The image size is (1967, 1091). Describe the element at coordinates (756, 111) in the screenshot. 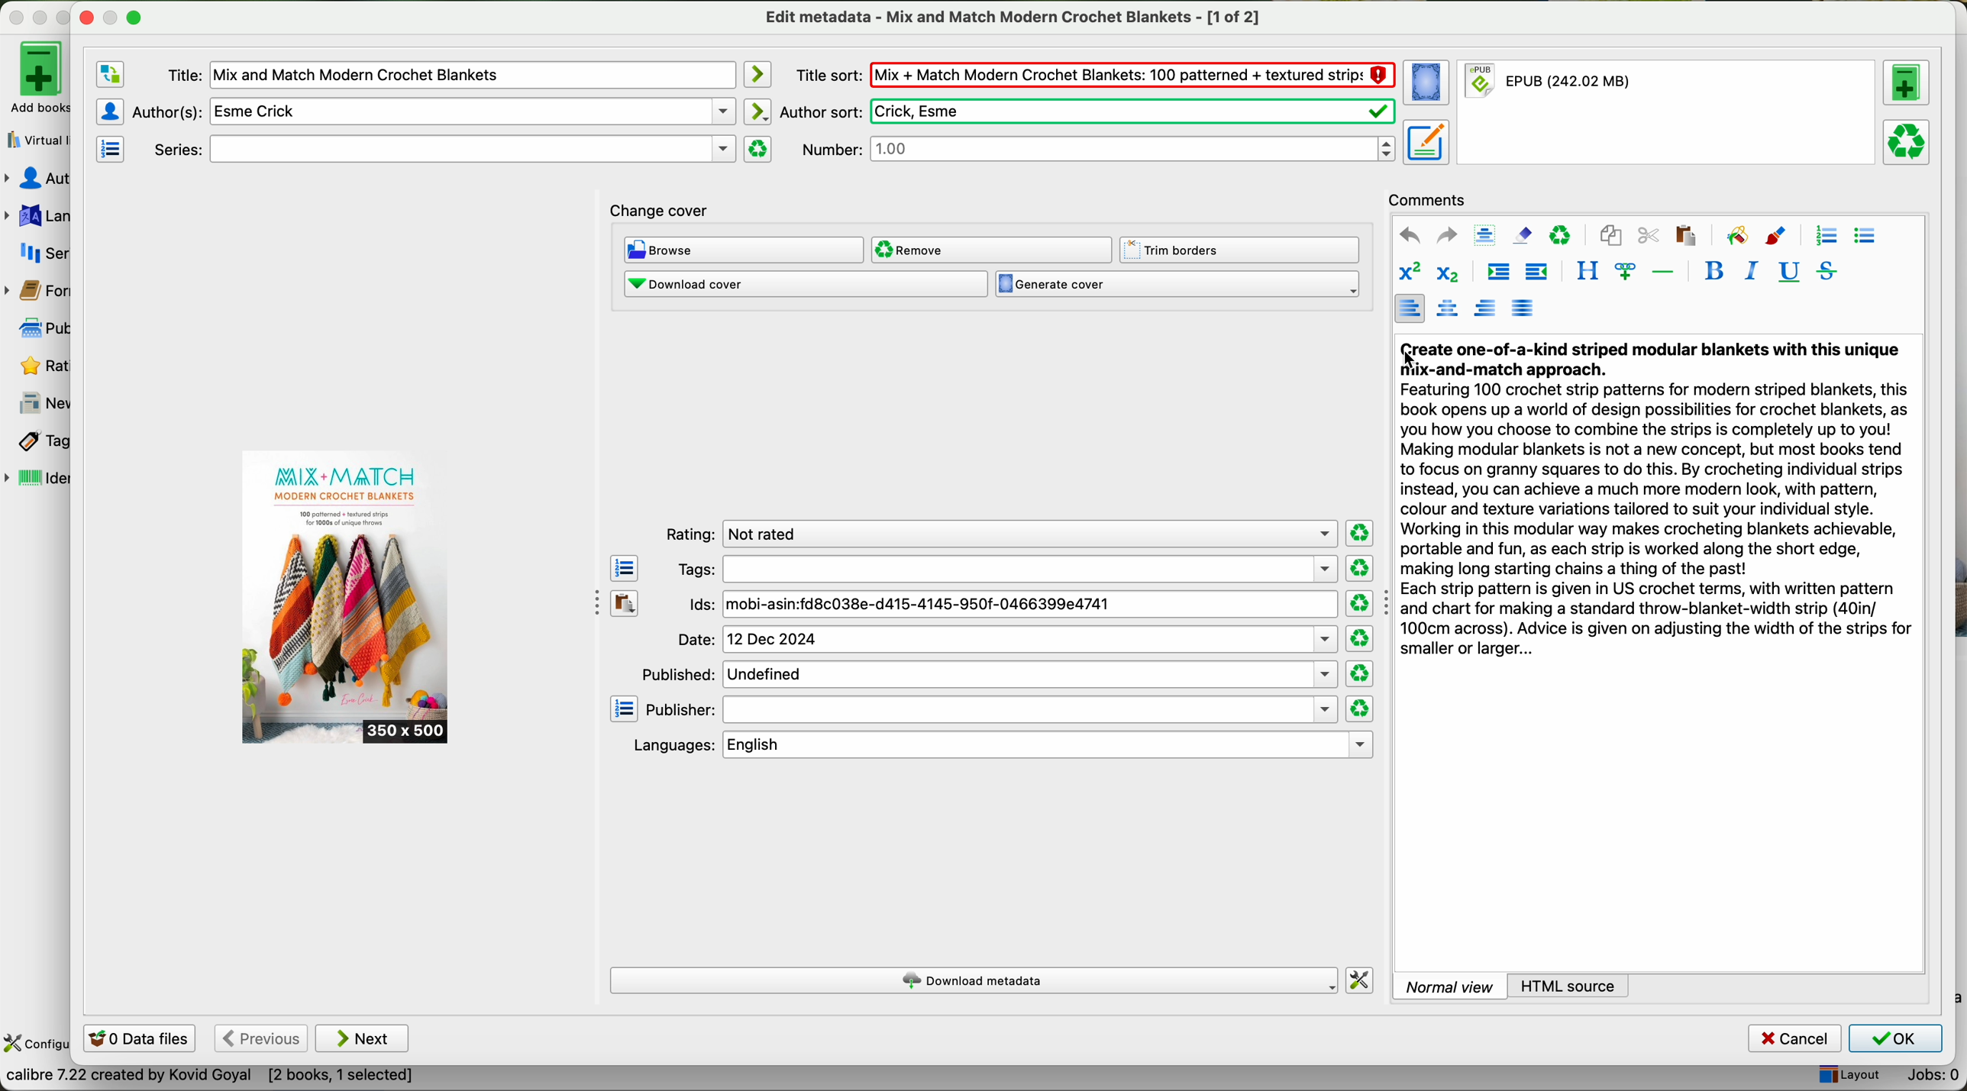

I see `automatically create de author sort` at that location.